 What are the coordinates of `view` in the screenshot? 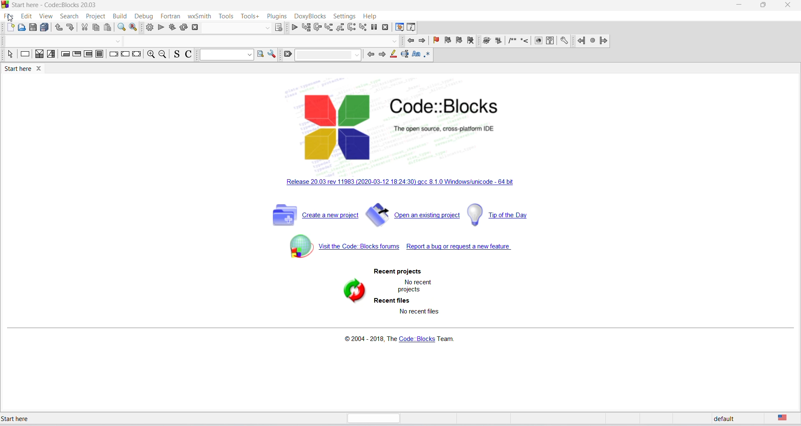 It's located at (47, 16).